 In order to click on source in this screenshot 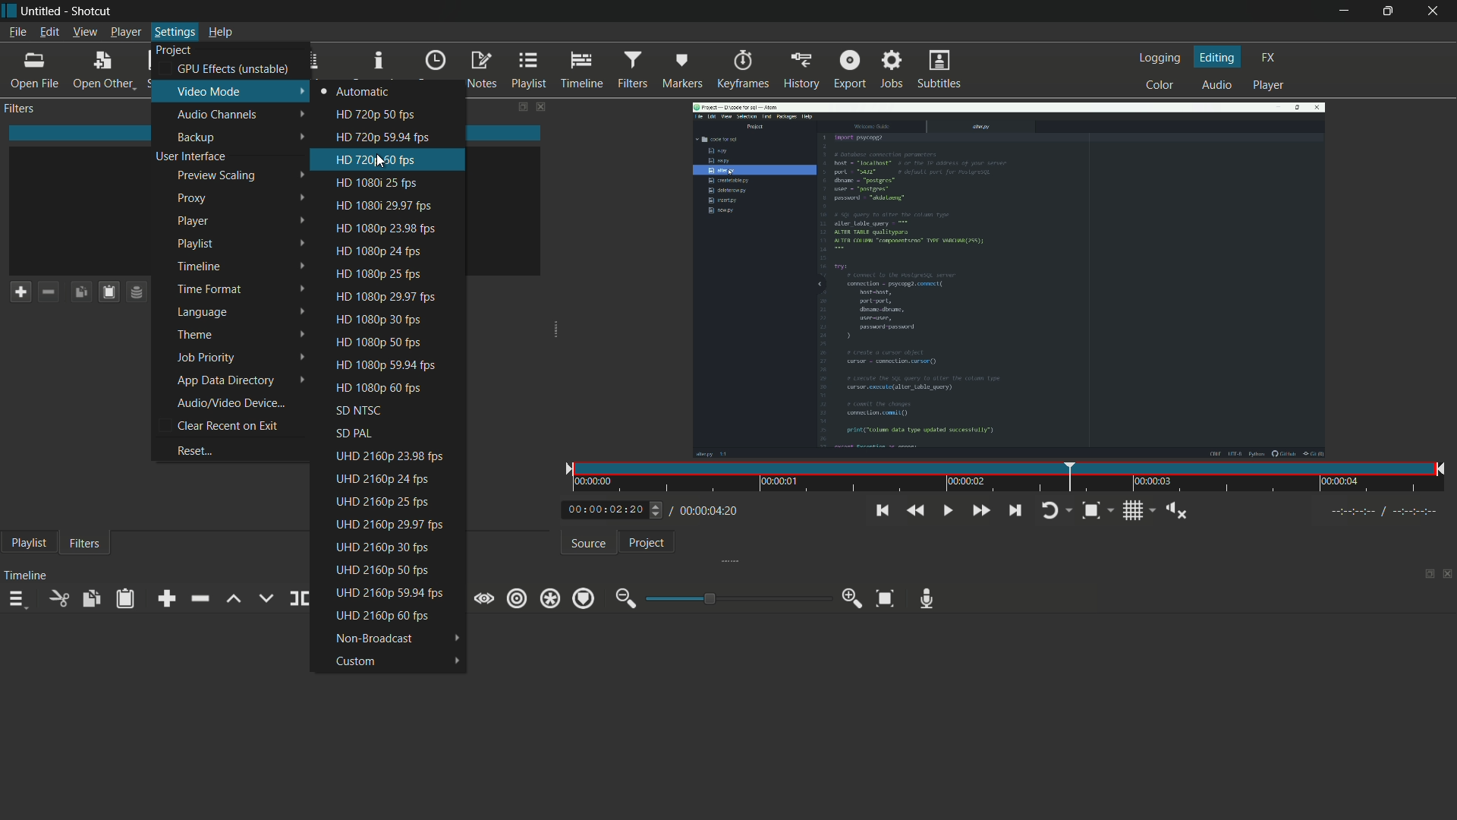, I will do `click(588, 543)`.